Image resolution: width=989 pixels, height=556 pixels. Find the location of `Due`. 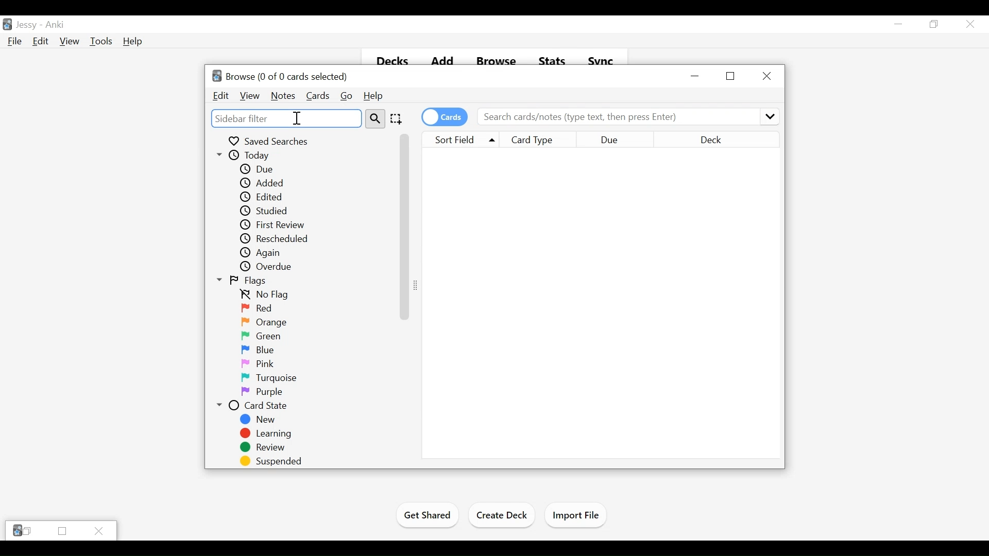

Due is located at coordinates (629, 140).